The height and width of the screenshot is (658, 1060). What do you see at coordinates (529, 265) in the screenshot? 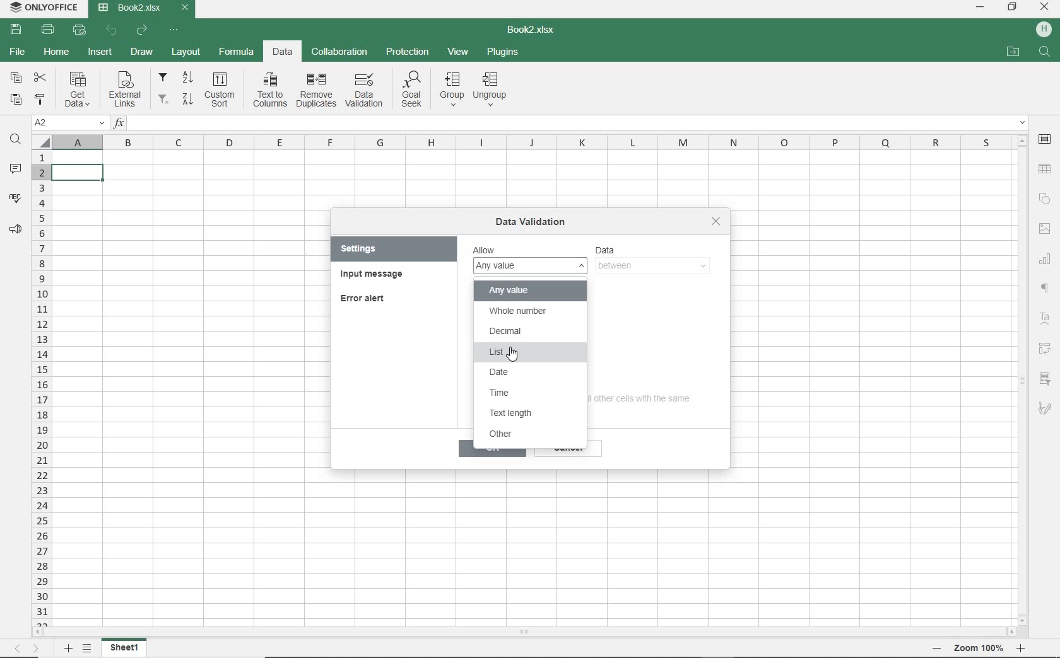
I see `any value` at bounding box center [529, 265].